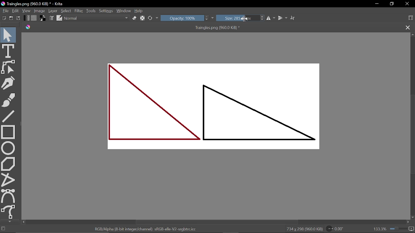 Image resolution: width=415 pixels, height=233 pixels. What do you see at coordinates (10, 222) in the screenshot?
I see `Move down` at bounding box center [10, 222].